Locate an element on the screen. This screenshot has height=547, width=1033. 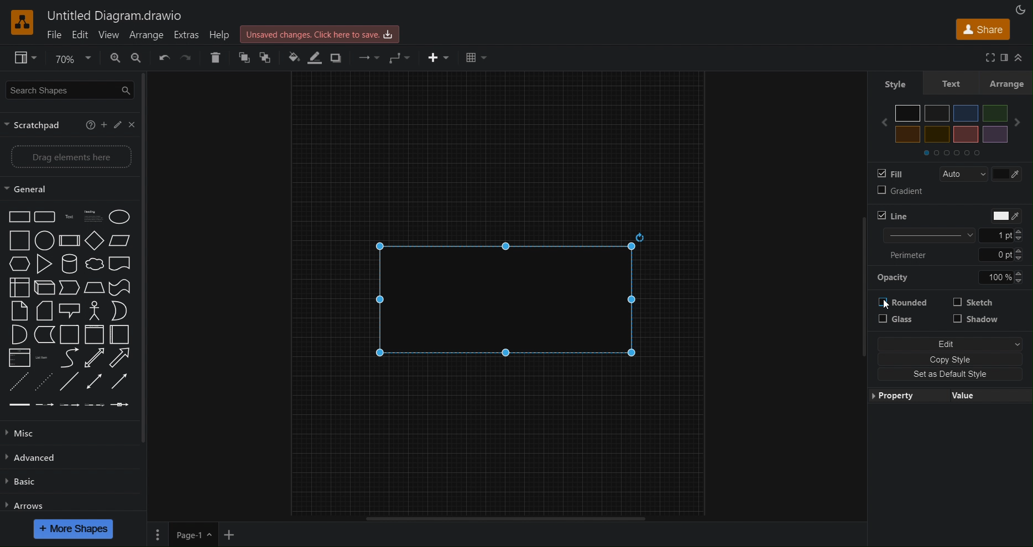
Send Front is located at coordinates (245, 59).